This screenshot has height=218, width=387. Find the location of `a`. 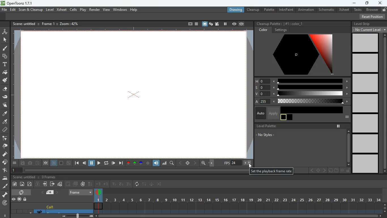

a is located at coordinates (298, 102).